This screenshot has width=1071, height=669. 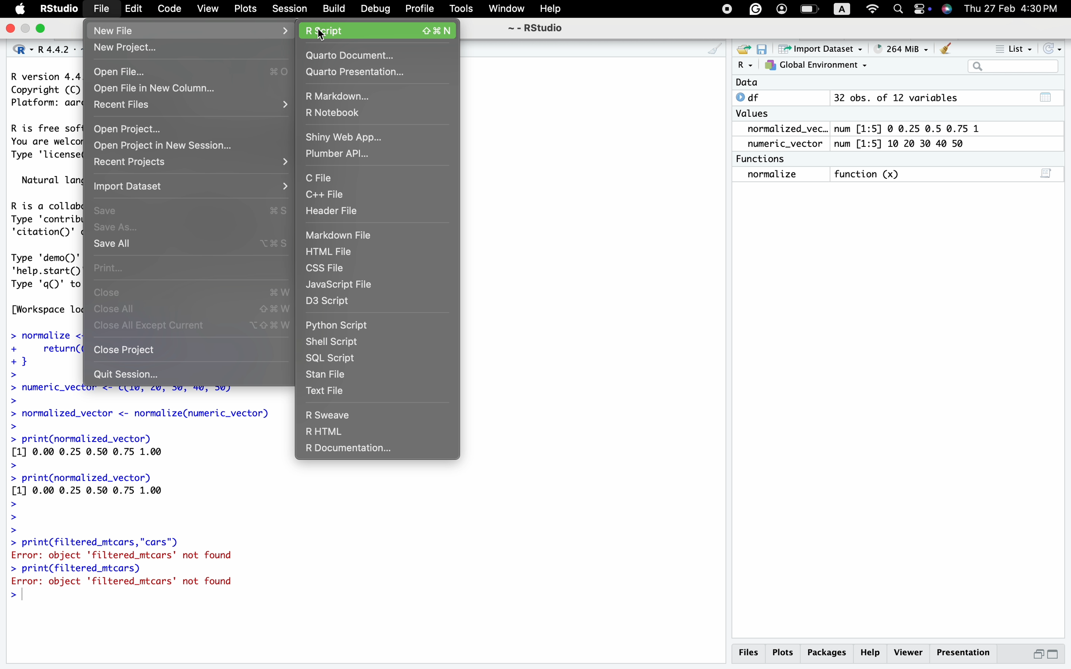 What do you see at coordinates (1047, 172) in the screenshot?
I see `script editor` at bounding box center [1047, 172].